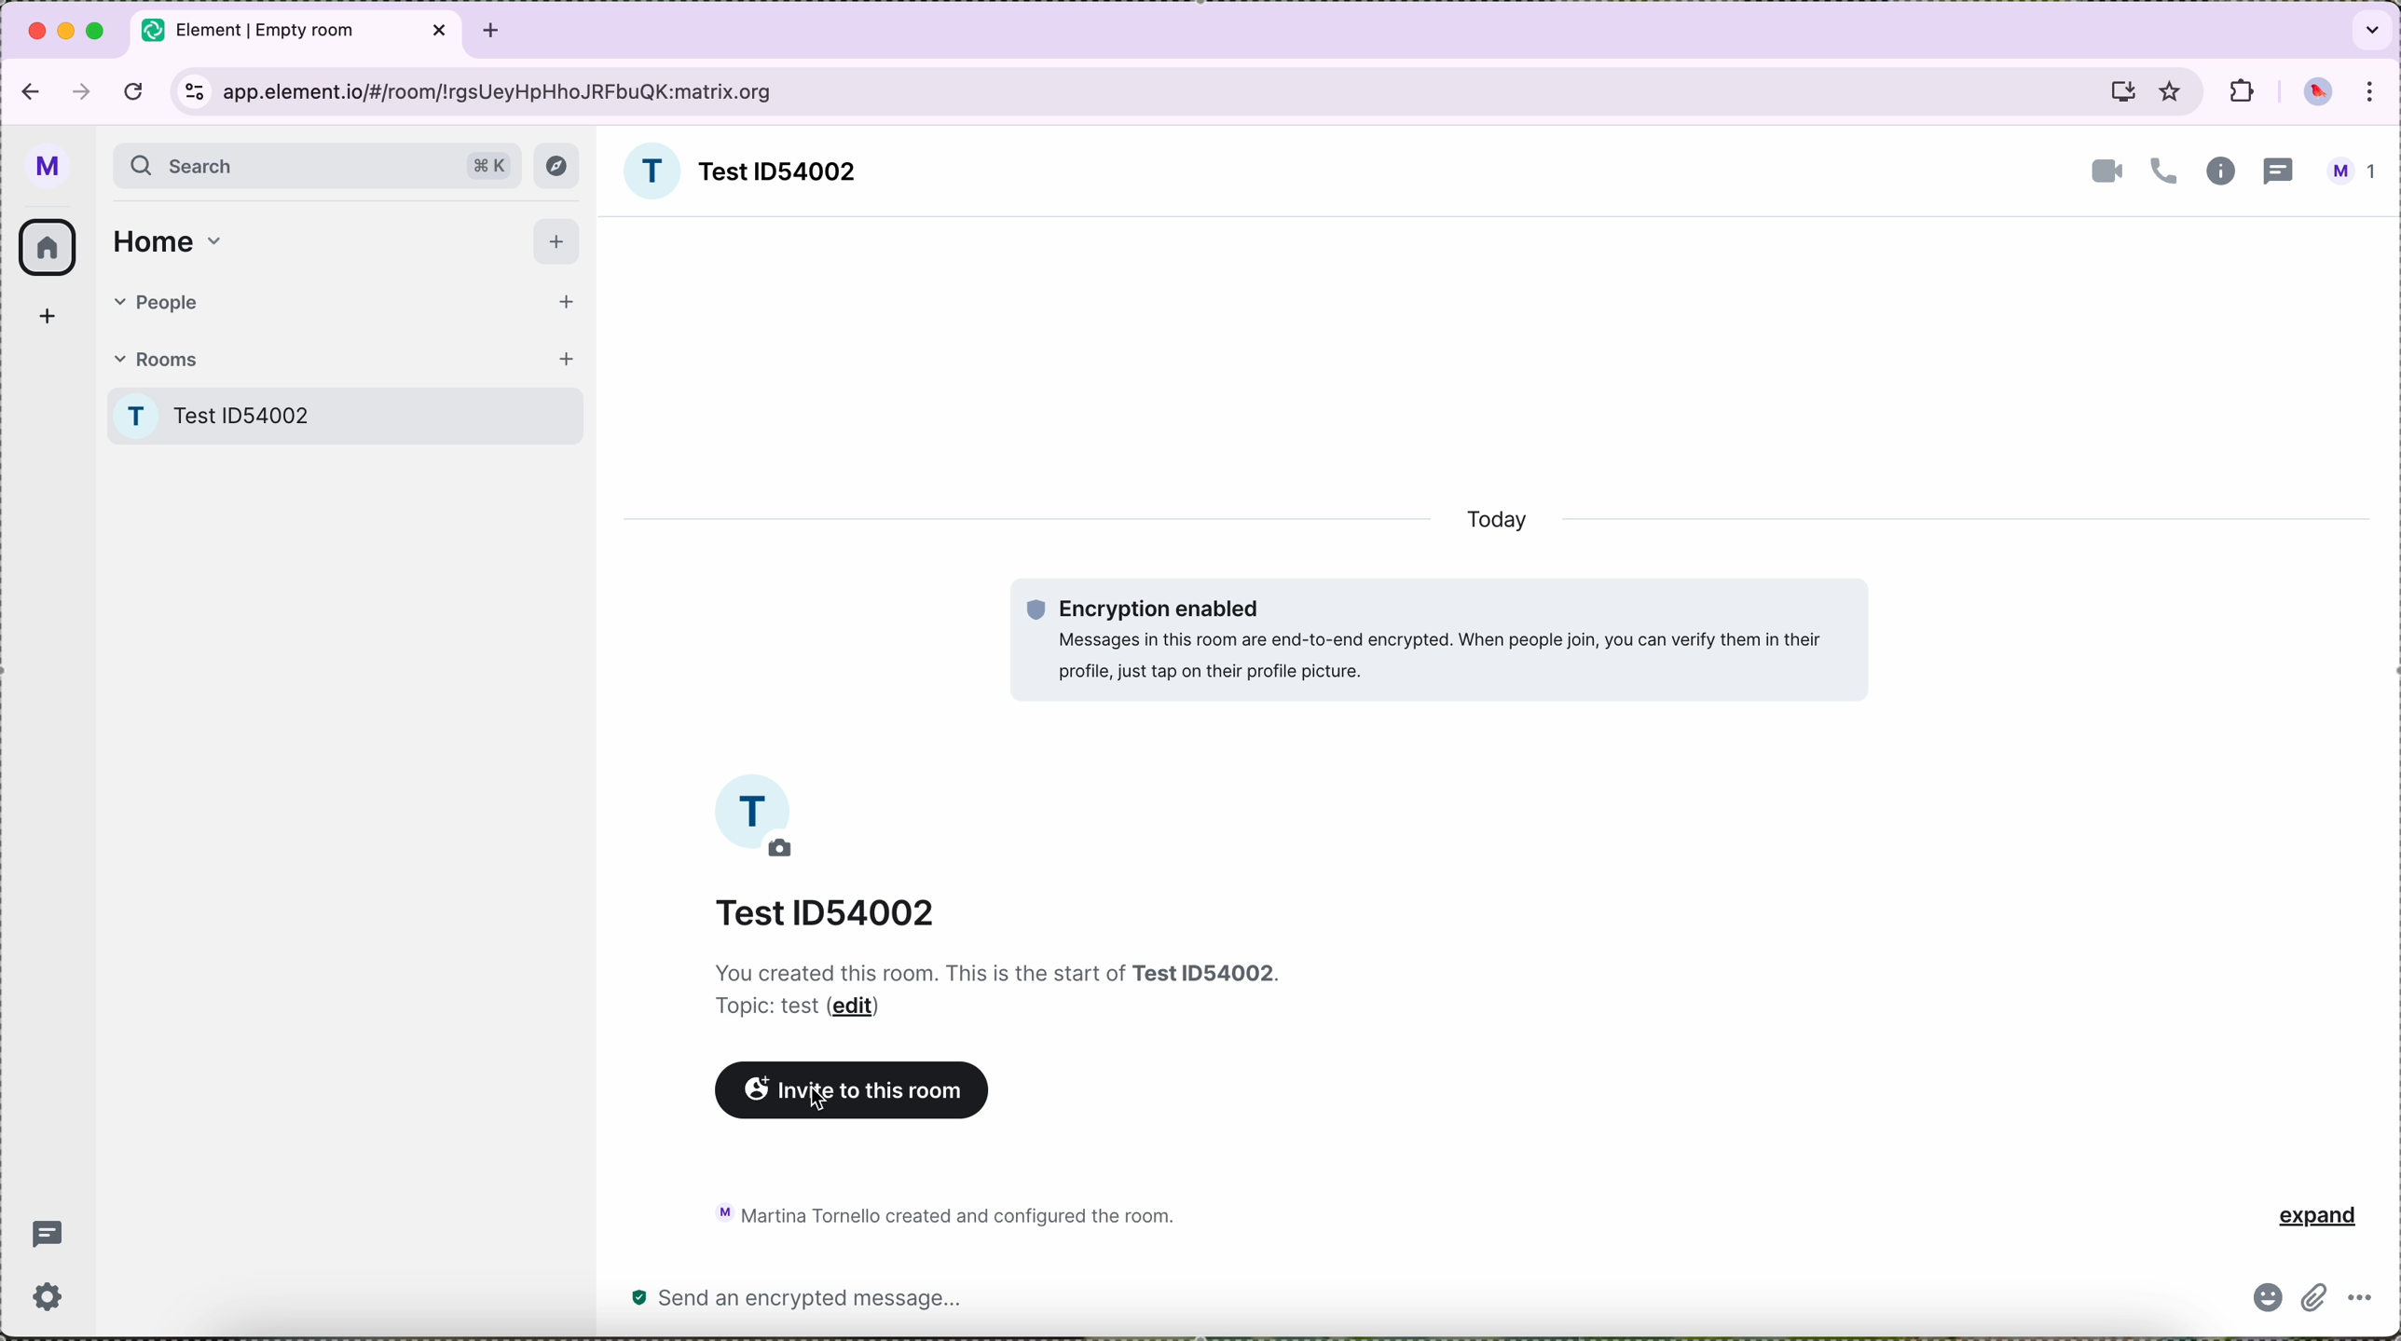 The image size is (2401, 1341). I want to click on CURSOR, so click(826, 1112).